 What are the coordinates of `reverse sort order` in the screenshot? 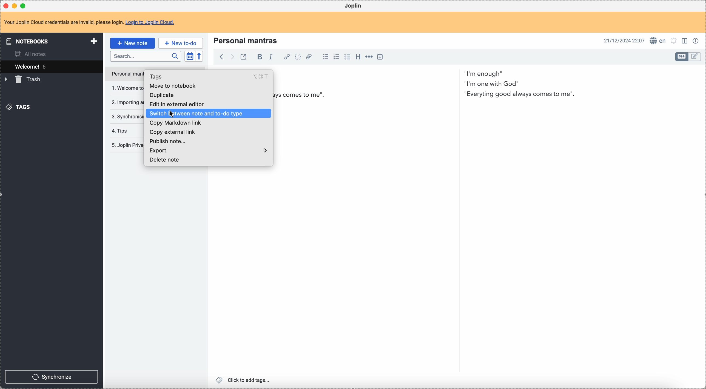 It's located at (199, 56).